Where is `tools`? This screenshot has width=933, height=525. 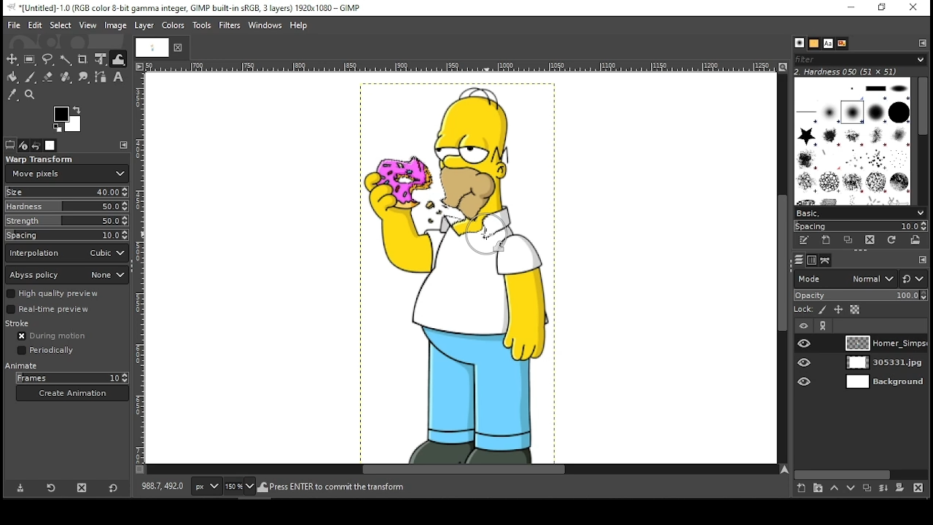
tools is located at coordinates (203, 25).